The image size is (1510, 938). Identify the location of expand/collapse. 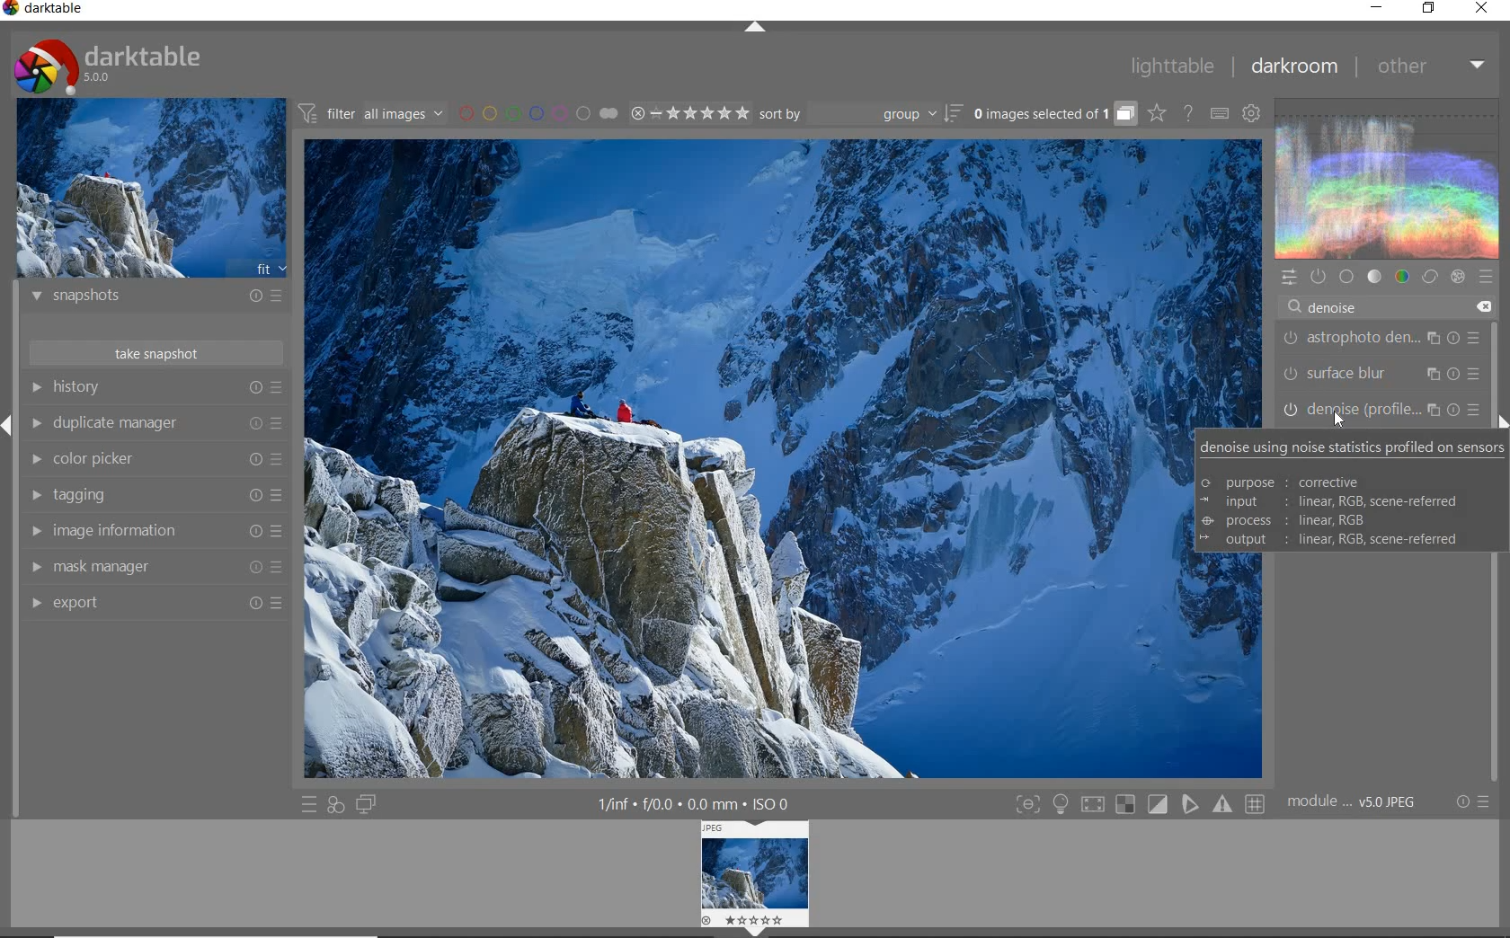
(753, 28).